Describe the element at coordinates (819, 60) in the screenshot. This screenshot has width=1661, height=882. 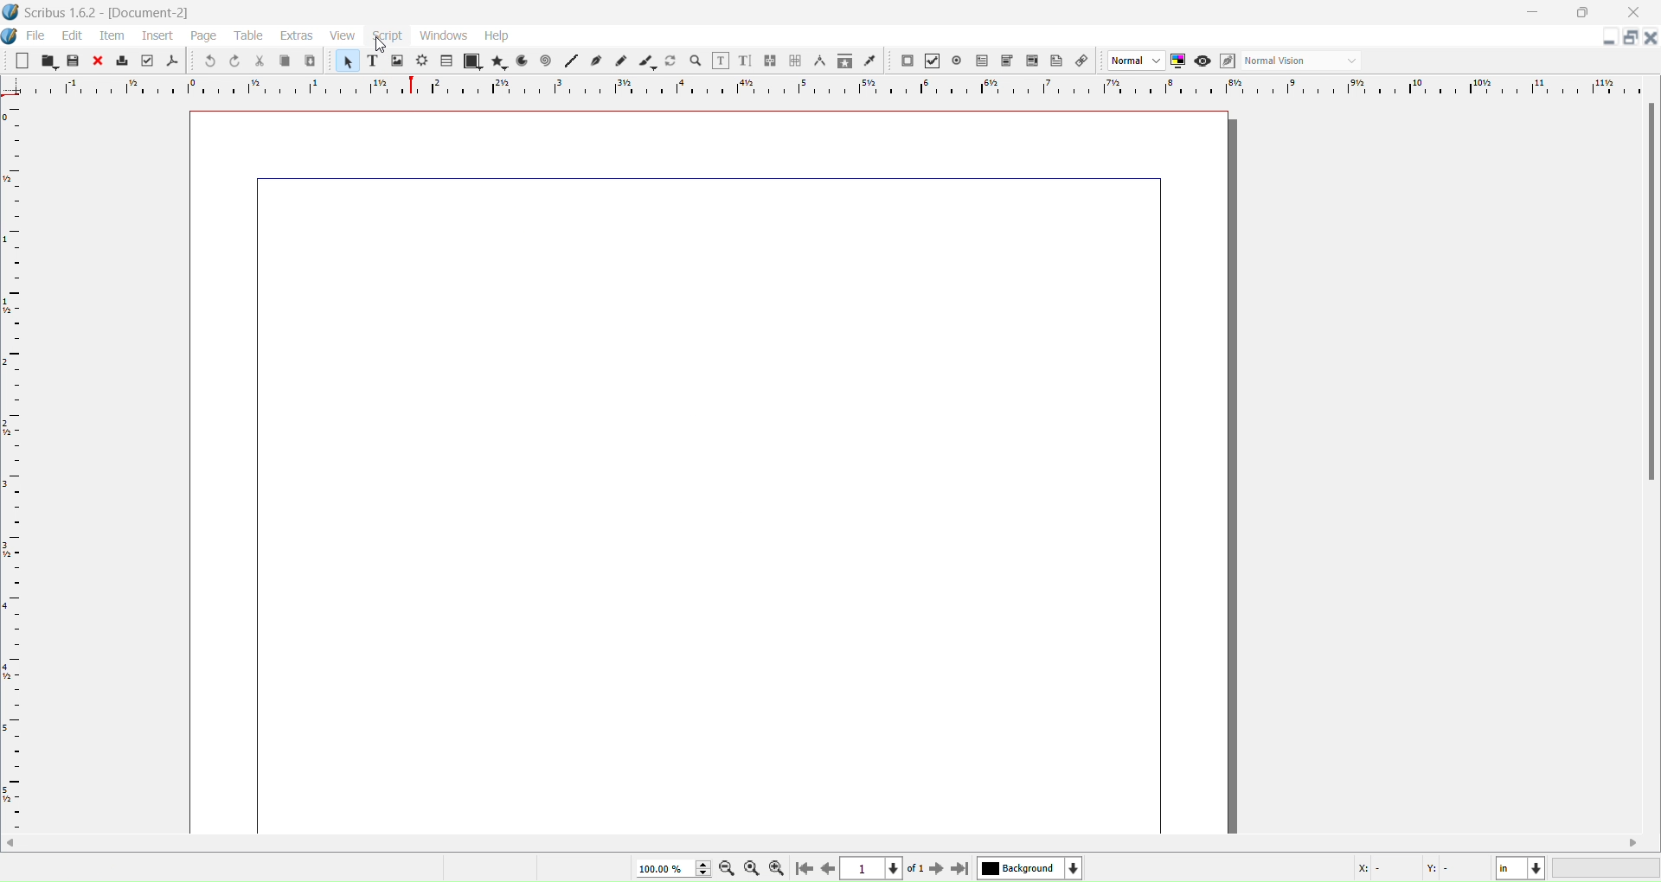
I see `Measurements` at that location.